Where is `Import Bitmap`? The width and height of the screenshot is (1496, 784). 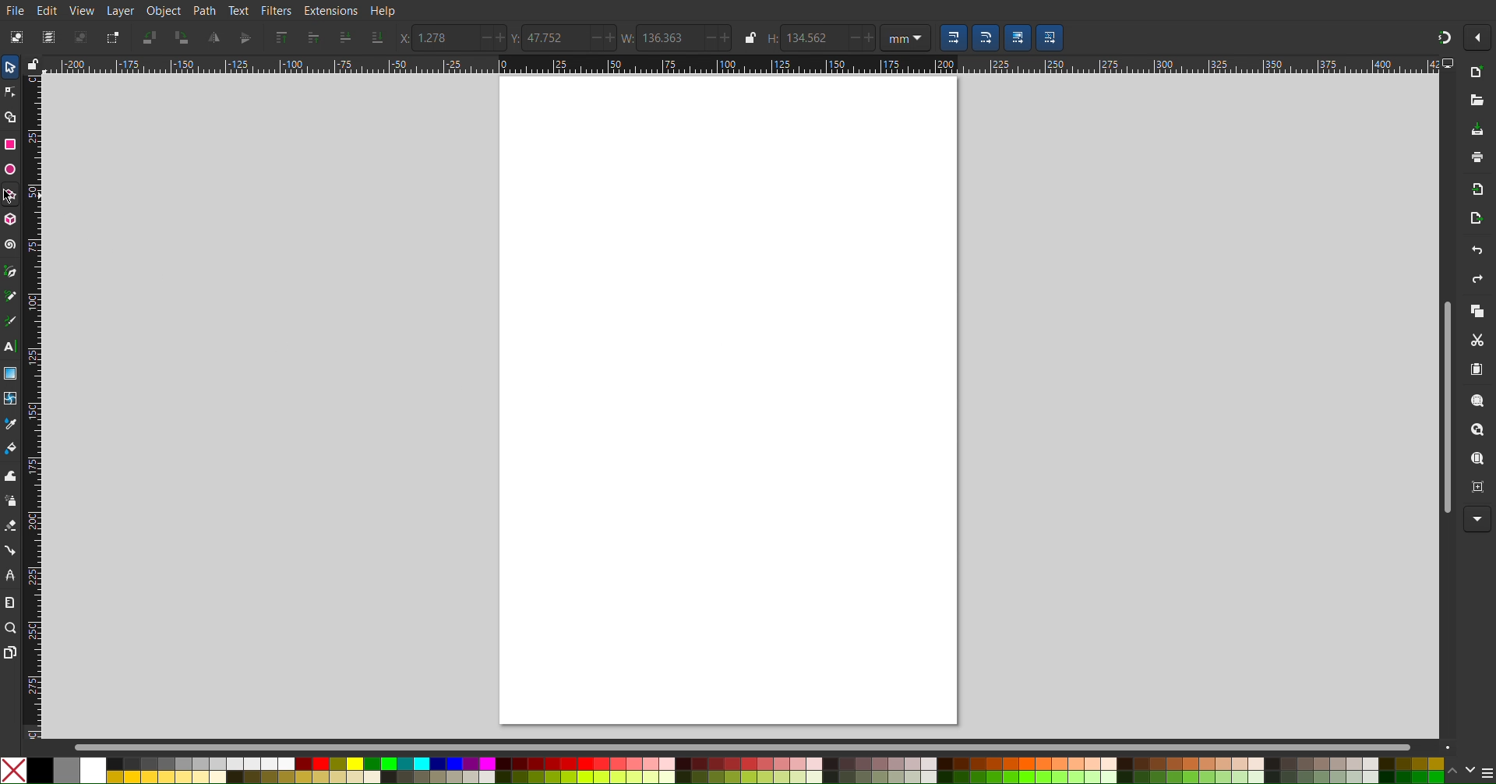
Import Bitmap is located at coordinates (1478, 192).